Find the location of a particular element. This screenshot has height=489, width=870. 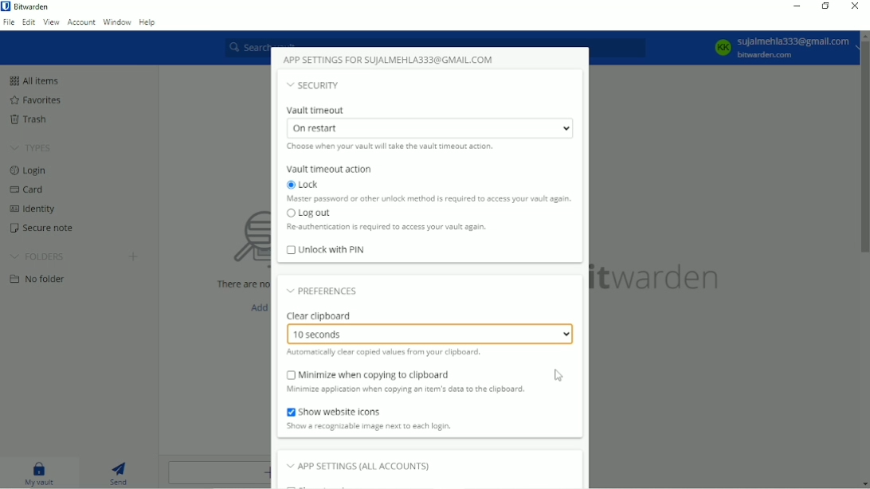

Lock is located at coordinates (430, 191).